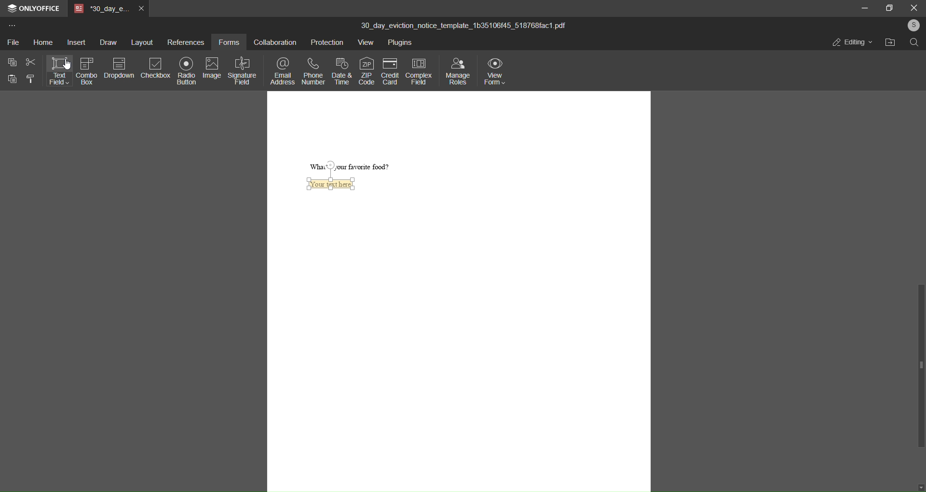 Image resolution: width=926 pixels, height=492 pixels. I want to click on date and time, so click(341, 70).